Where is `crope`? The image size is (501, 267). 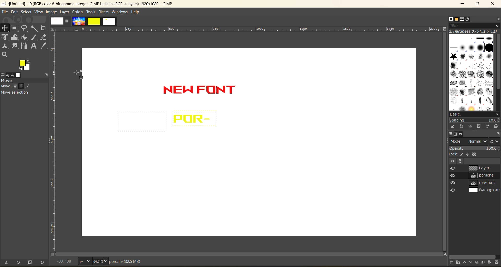
crope is located at coordinates (43, 28).